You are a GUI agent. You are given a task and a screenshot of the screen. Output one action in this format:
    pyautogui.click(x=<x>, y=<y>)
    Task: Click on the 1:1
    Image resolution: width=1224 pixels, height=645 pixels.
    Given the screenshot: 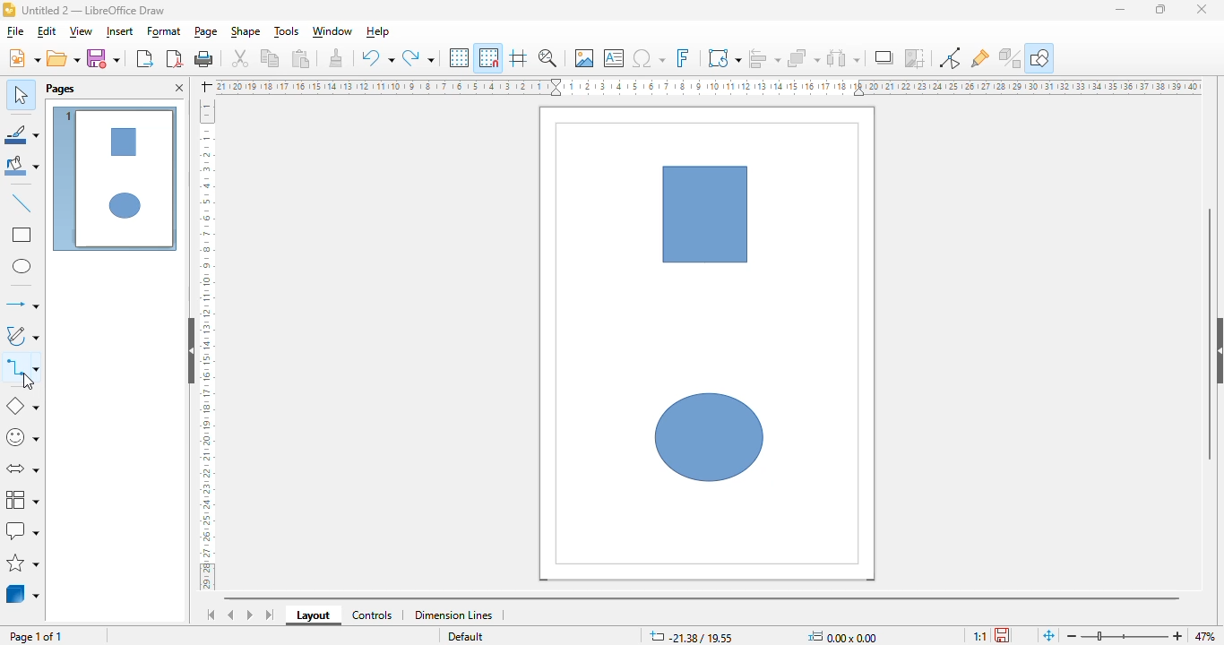 What is the action you would take?
    pyautogui.click(x=978, y=634)
    